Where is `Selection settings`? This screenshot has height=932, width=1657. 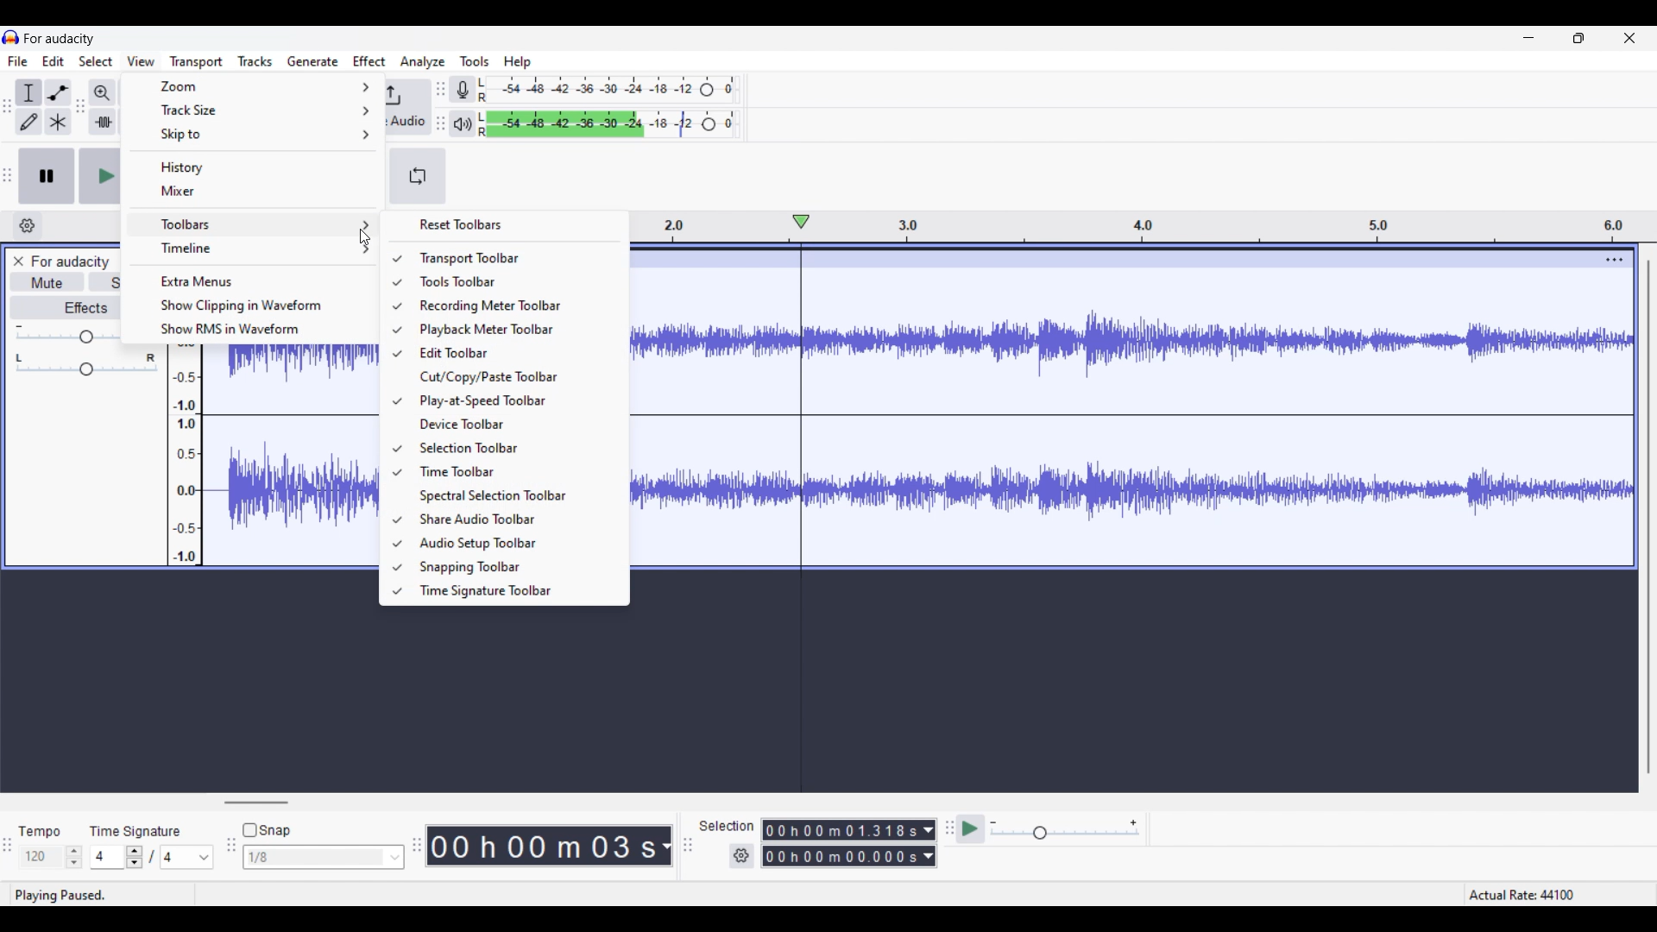
Selection settings is located at coordinates (741, 855).